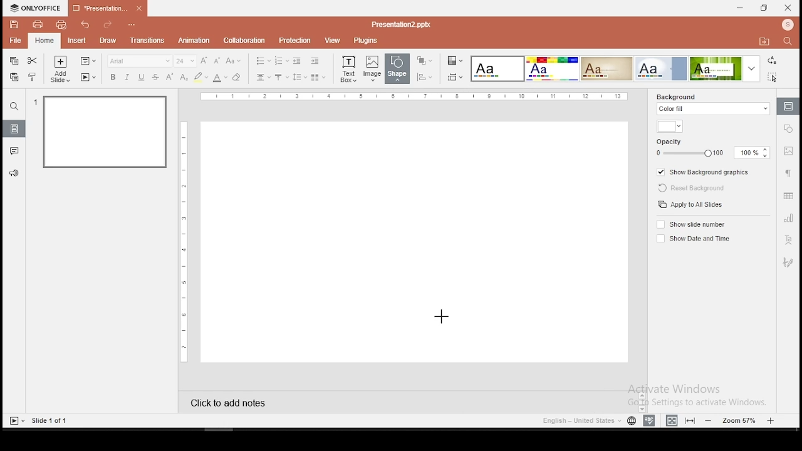 This screenshot has width=802, height=451. What do you see at coordinates (88, 77) in the screenshot?
I see `start slideshow` at bounding box center [88, 77].